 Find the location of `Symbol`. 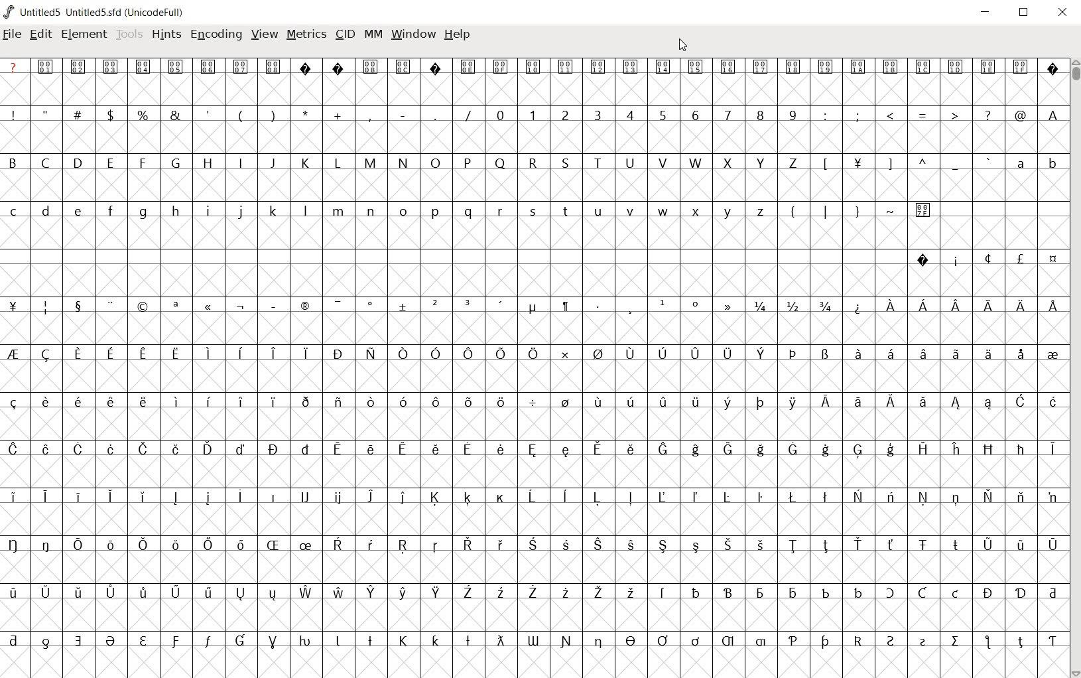

Symbol is located at coordinates (175, 448).